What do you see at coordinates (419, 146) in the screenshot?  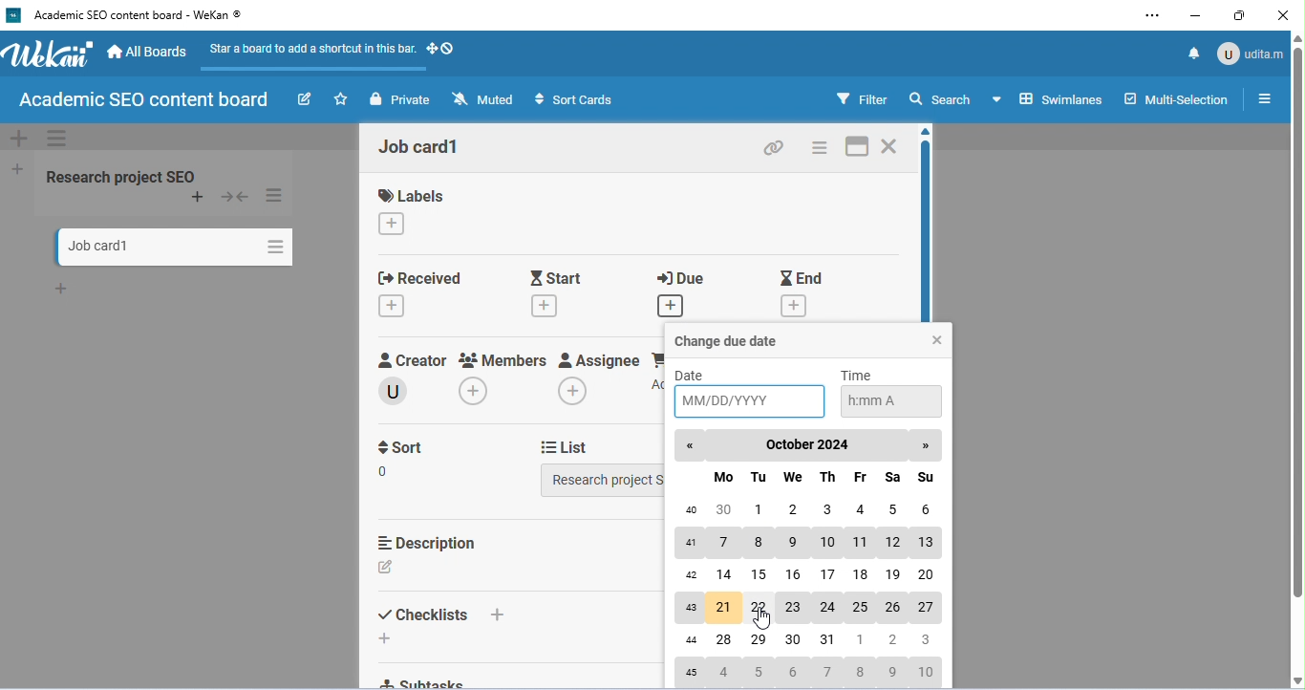 I see `card name` at bounding box center [419, 146].